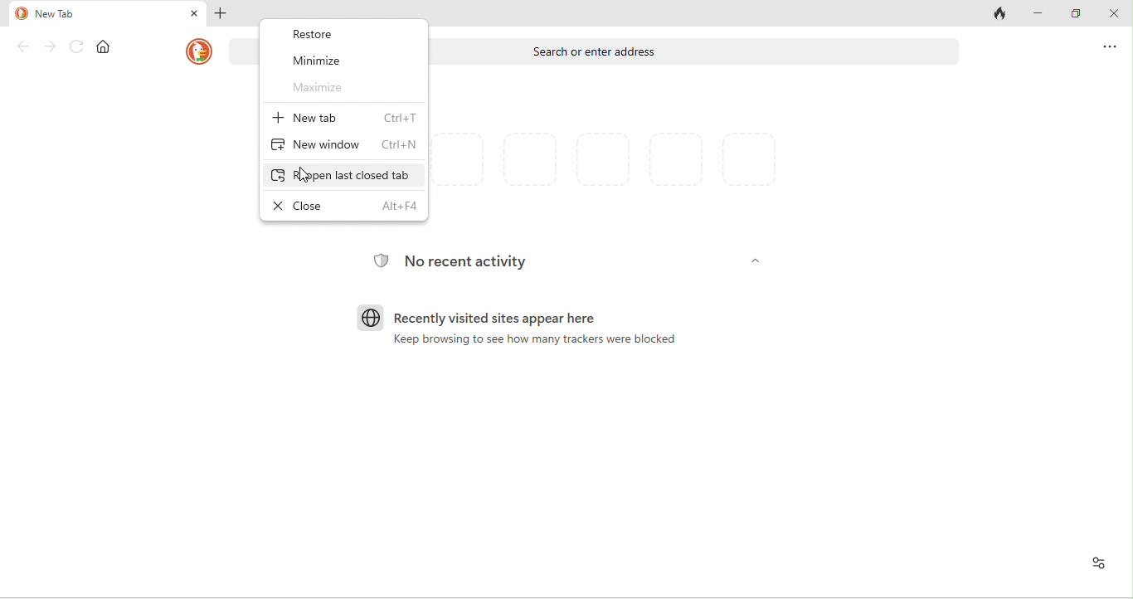 This screenshot has height=599, width=1133. Describe the element at coordinates (319, 35) in the screenshot. I see `restore` at that location.